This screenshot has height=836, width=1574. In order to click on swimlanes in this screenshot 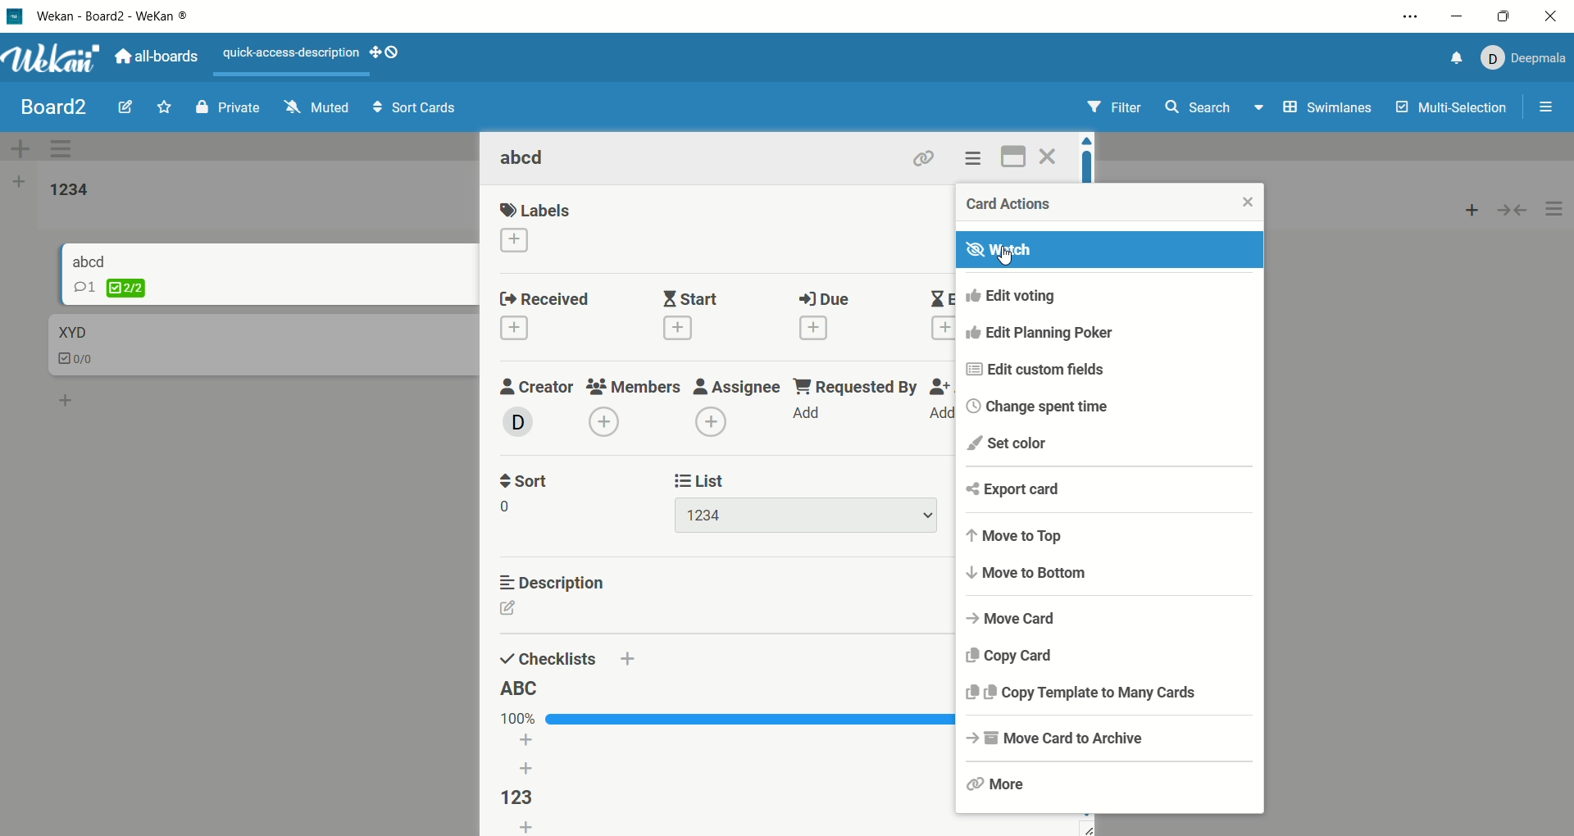, I will do `click(1326, 110)`.